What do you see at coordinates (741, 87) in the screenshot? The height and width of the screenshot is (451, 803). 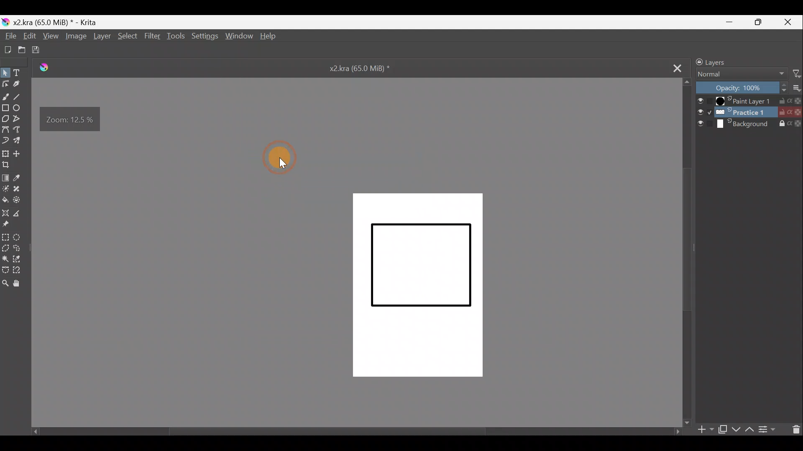 I see `Opacity: 100%` at bounding box center [741, 87].